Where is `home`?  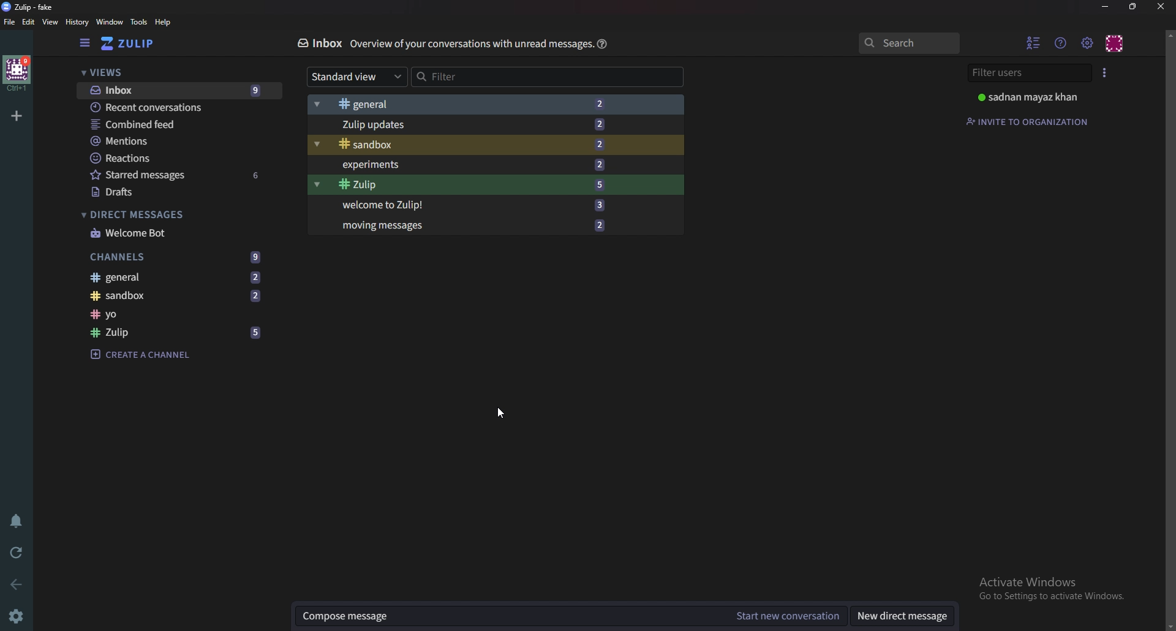
home is located at coordinates (17, 73).